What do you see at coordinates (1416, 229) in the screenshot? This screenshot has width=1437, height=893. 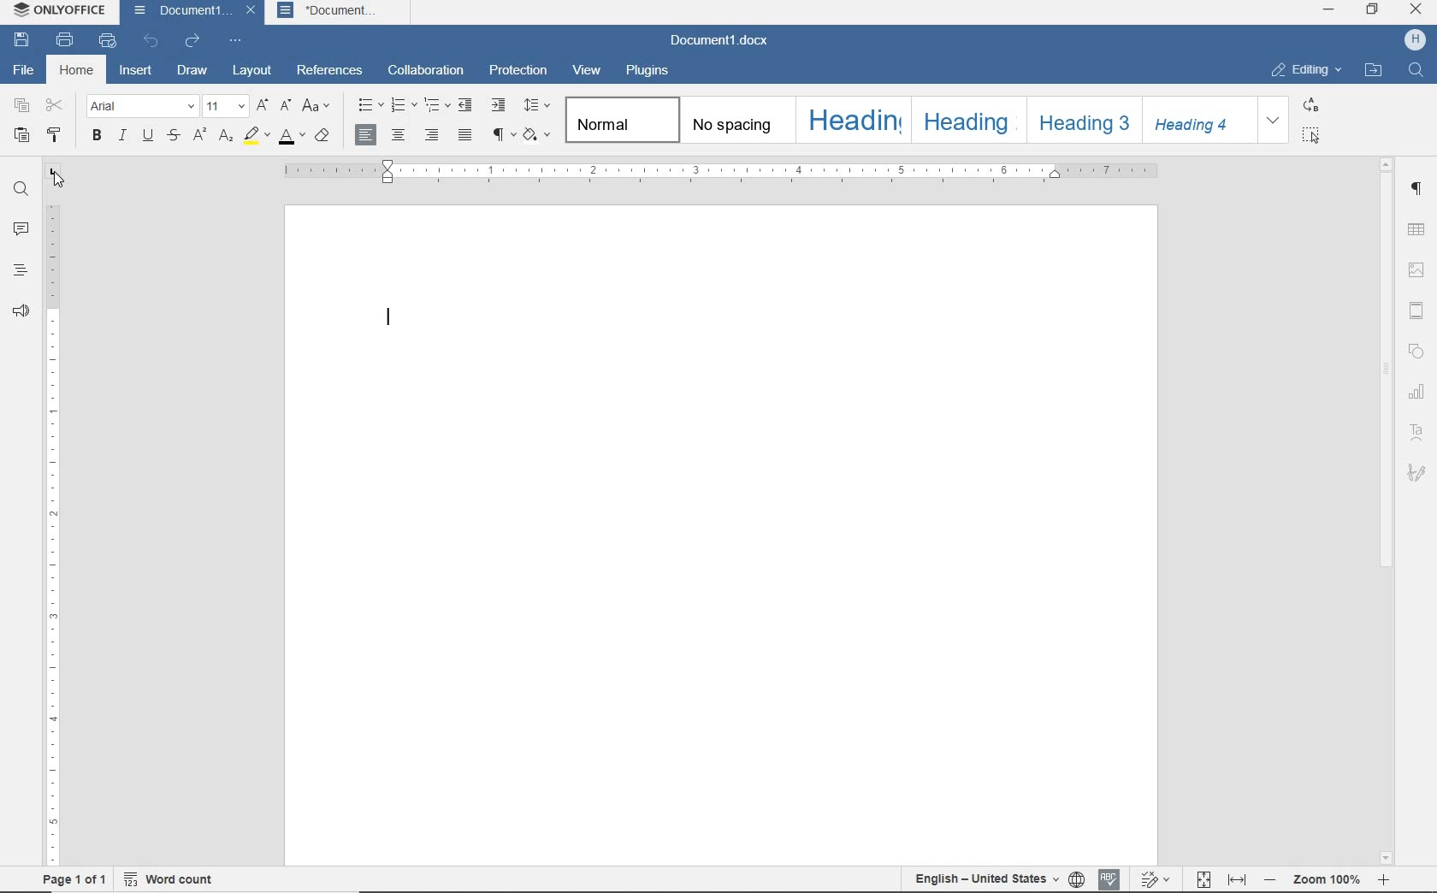 I see `TABLE` at bounding box center [1416, 229].